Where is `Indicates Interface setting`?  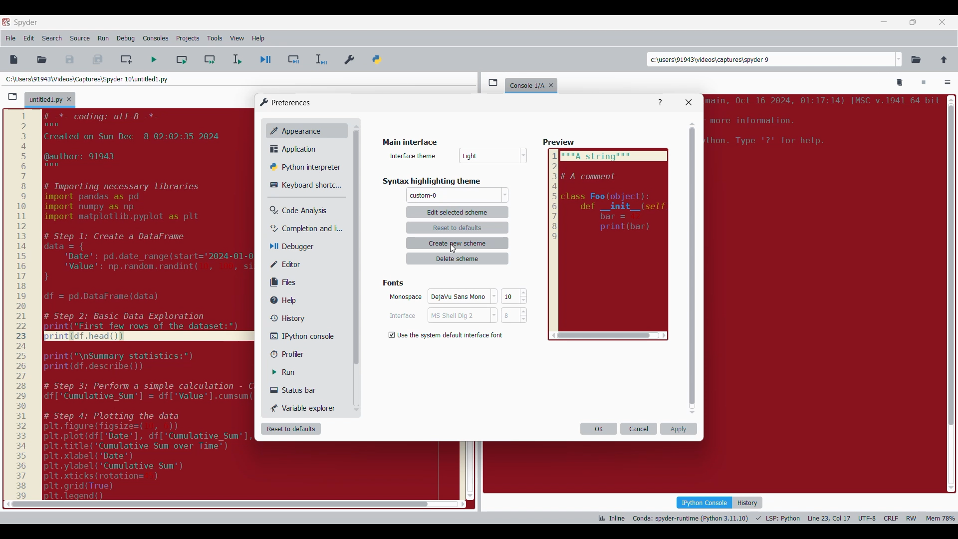 Indicates Interface setting is located at coordinates (403, 315).